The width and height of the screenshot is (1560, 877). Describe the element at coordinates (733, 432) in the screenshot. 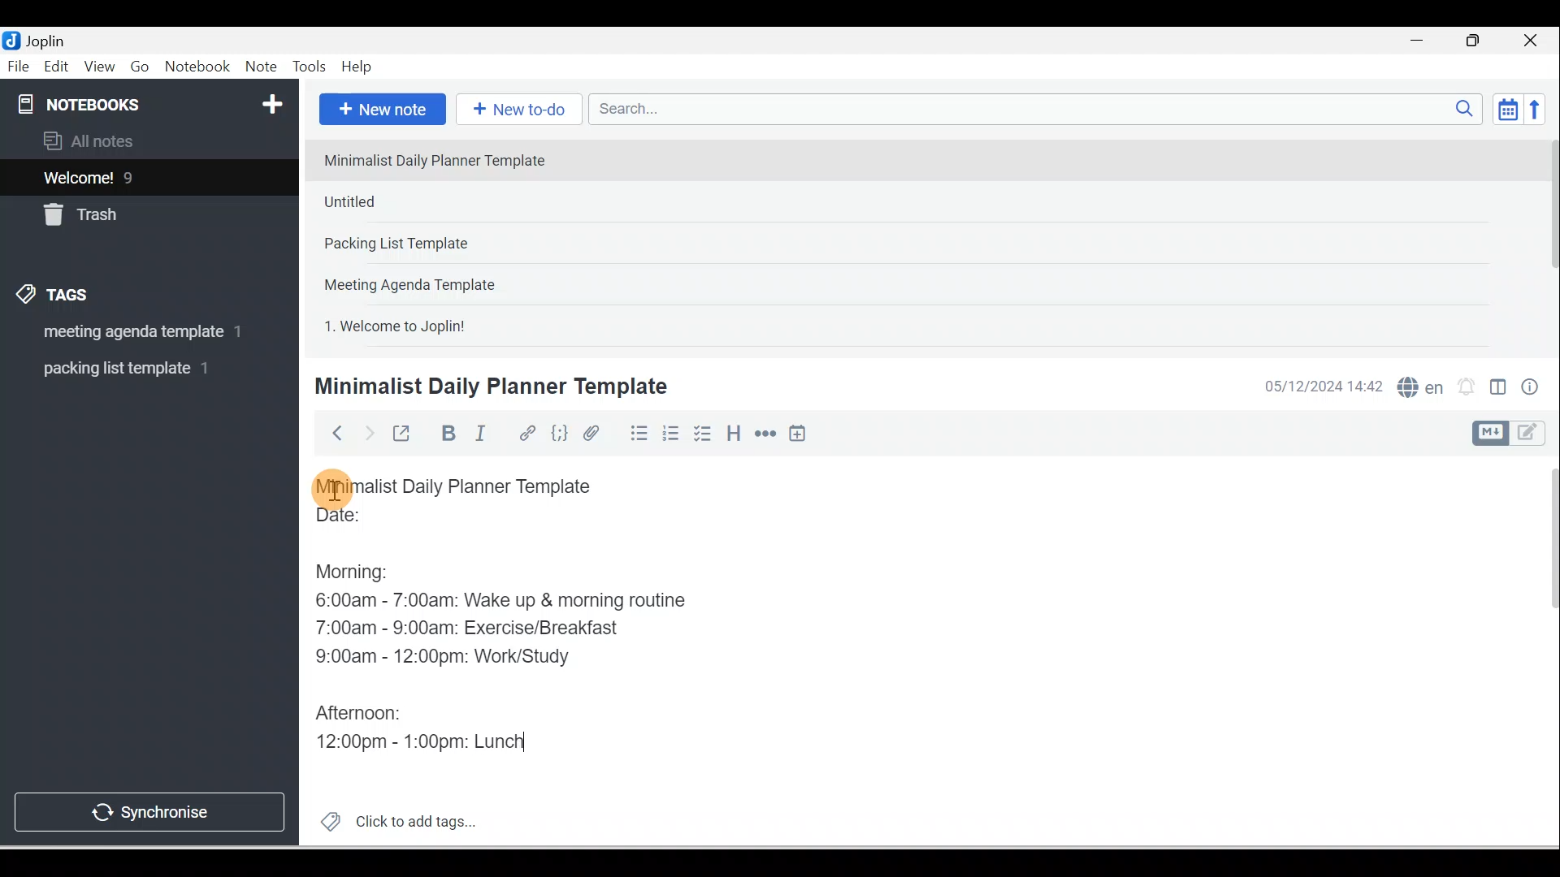

I see `Heading` at that location.